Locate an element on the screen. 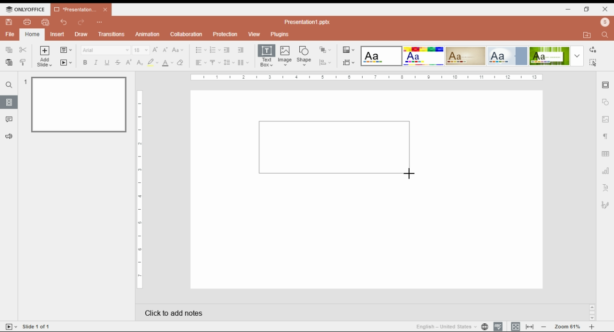 Image resolution: width=614 pixels, height=332 pixels. home is located at coordinates (32, 34).